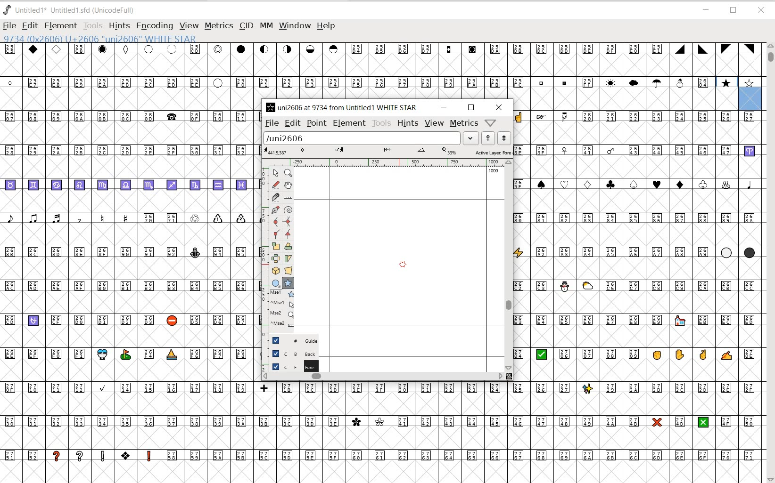 The image size is (775, 483). Describe the element at coordinates (761, 10) in the screenshot. I see `CLOSE` at that location.